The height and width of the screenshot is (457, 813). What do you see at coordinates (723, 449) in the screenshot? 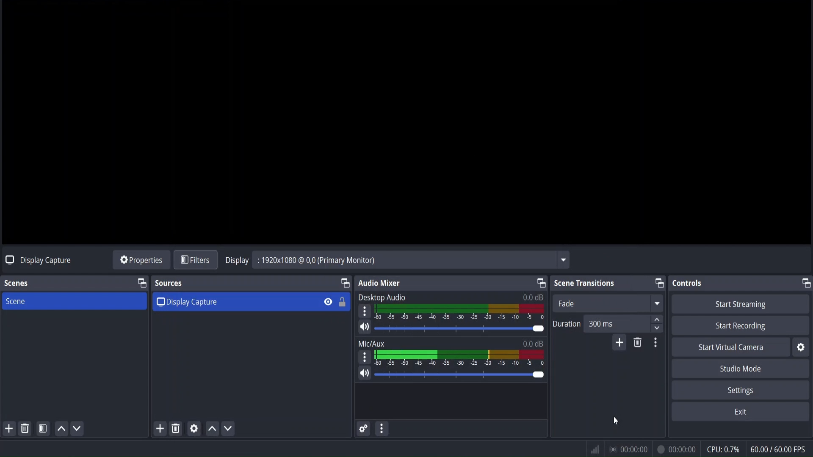
I see `cpu usage` at bounding box center [723, 449].